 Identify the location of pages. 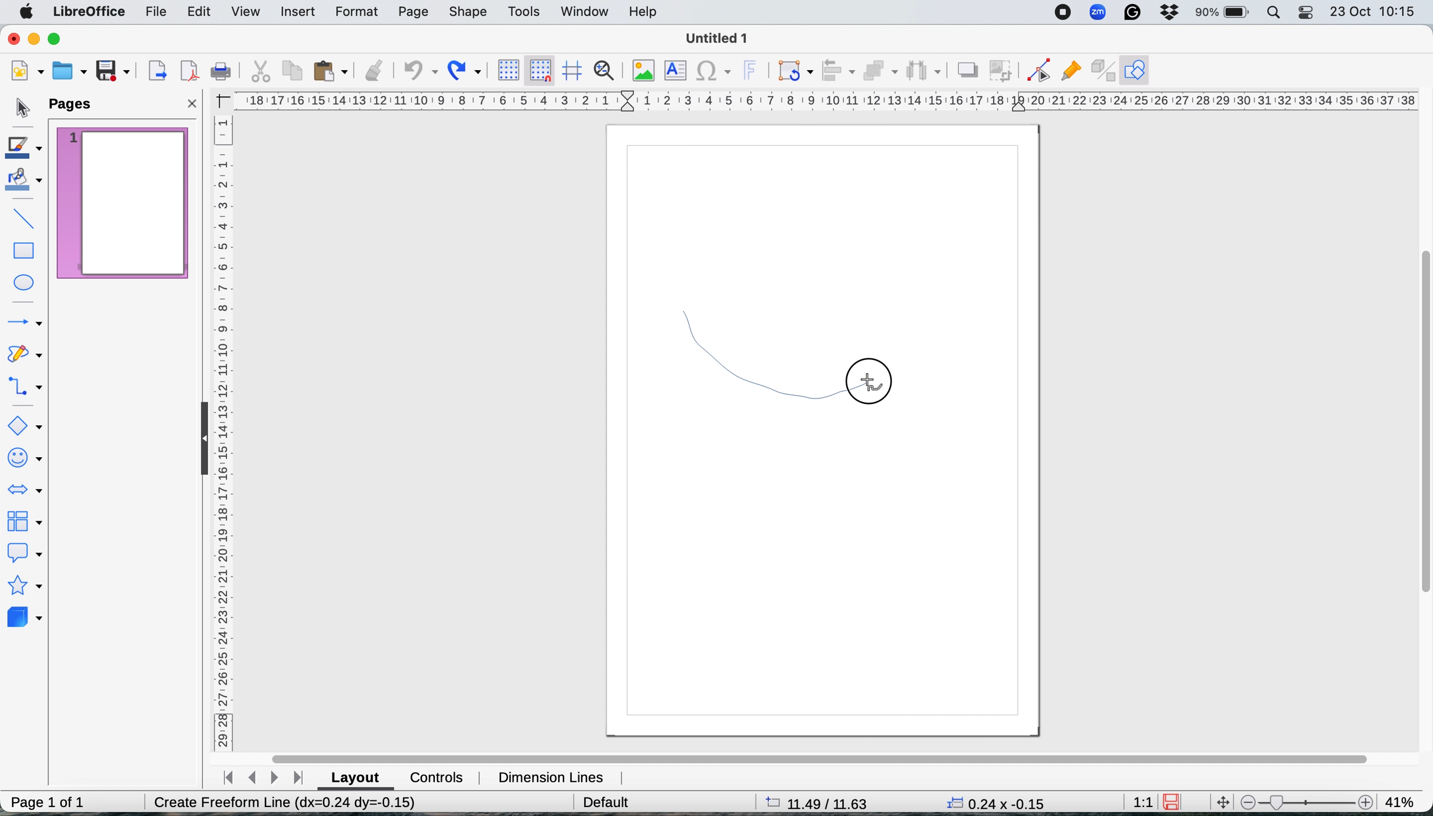
(76, 104).